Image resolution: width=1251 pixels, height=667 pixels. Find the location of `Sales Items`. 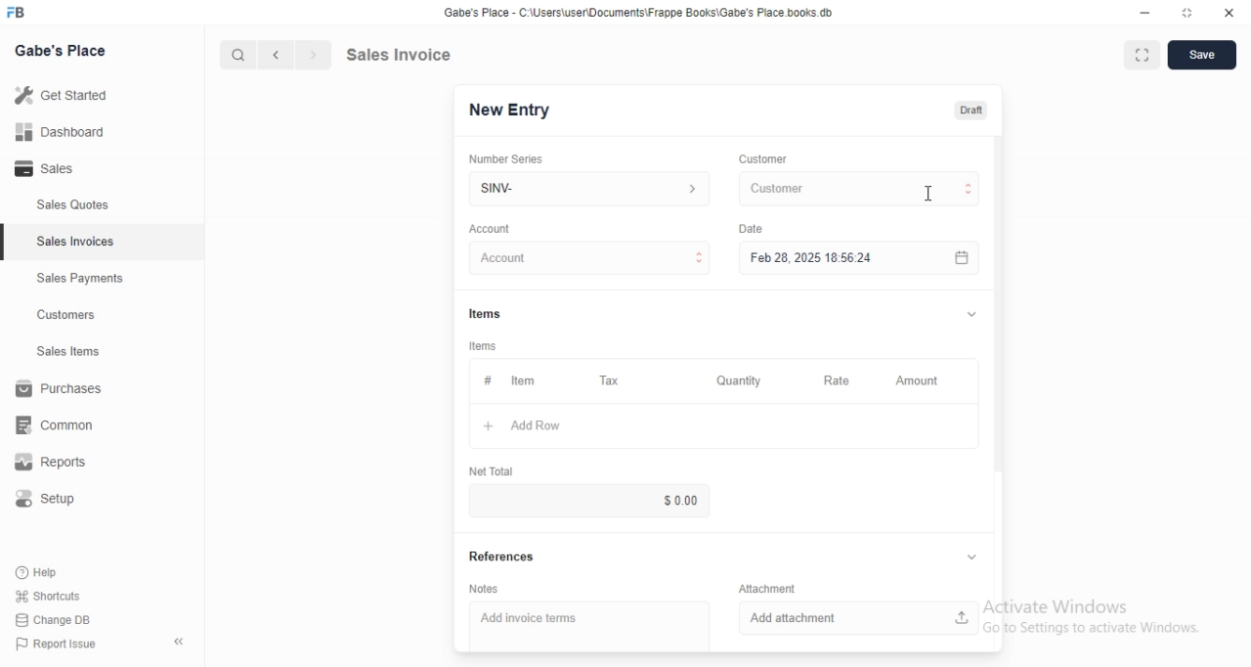

Sales Items is located at coordinates (60, 352).